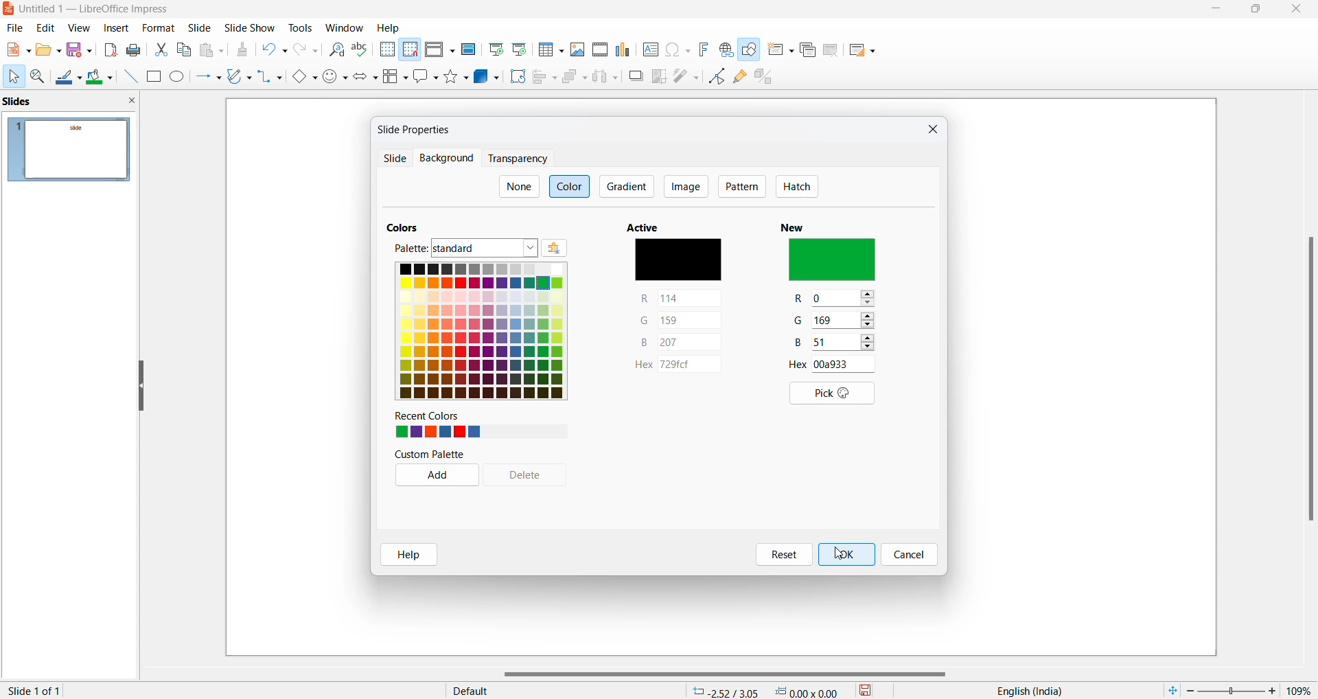  Describe the element at coordinates (801, 323) in the screenshot. I see `G value` at that location.